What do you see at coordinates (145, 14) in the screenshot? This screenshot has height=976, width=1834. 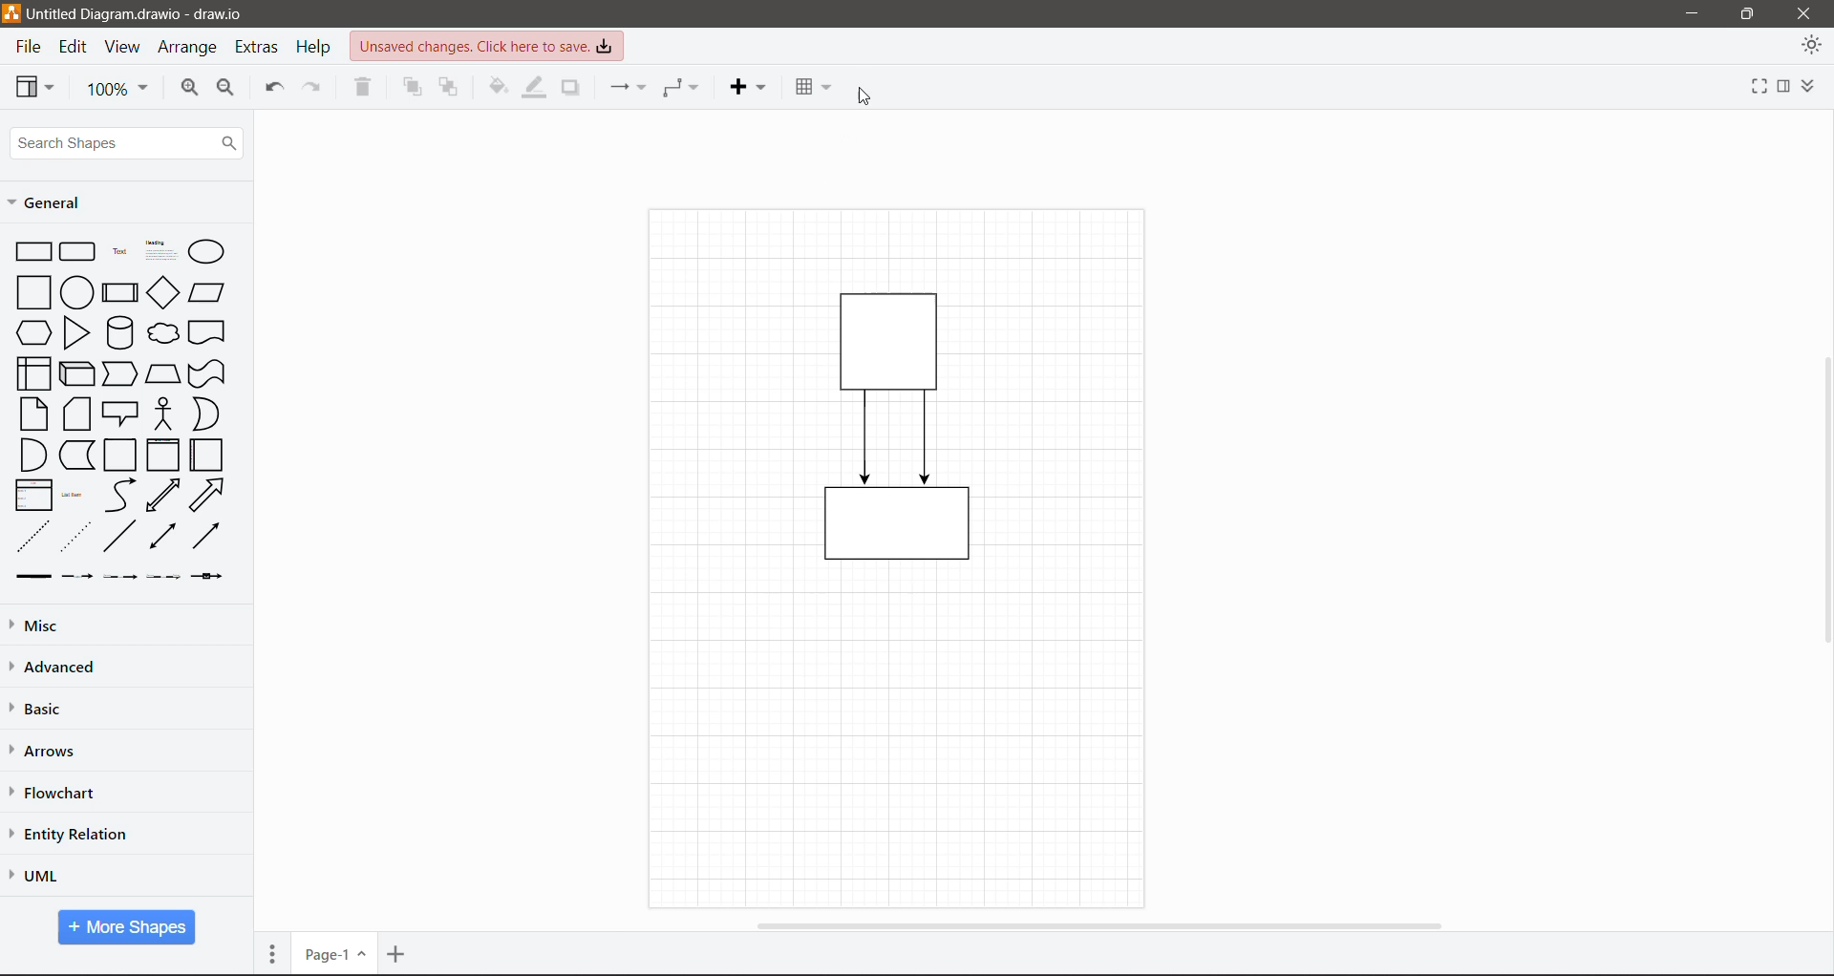 I see `Untitled Diagram.drawio - draw.io` at bounding box center [145, 14].